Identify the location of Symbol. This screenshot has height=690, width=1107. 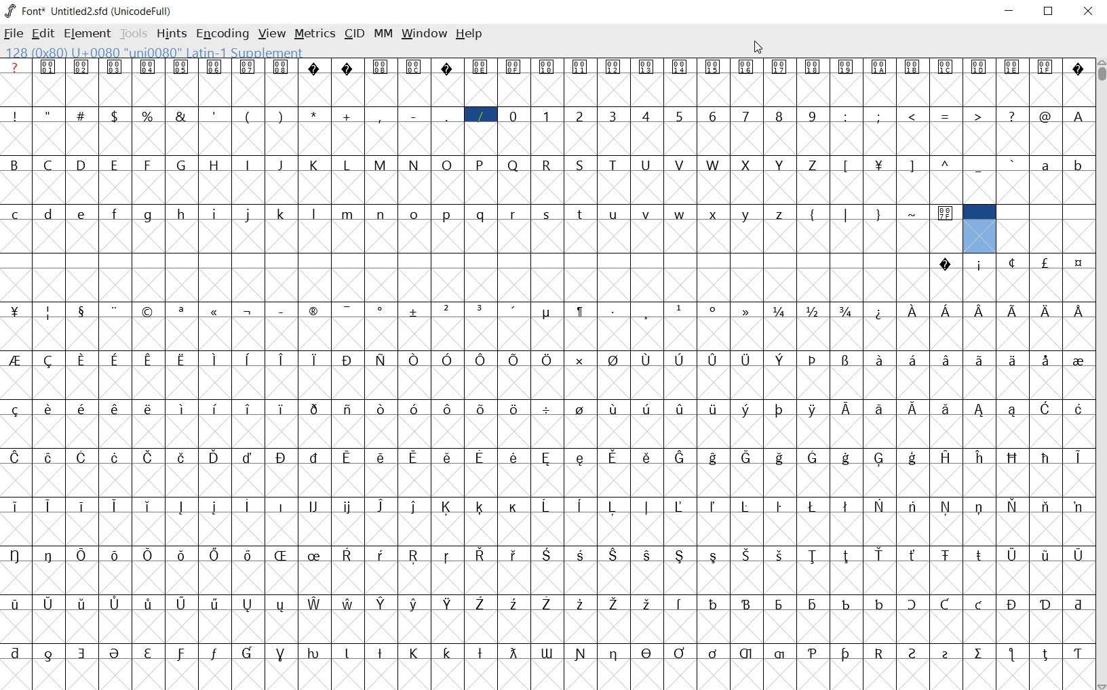
(1579, 233).